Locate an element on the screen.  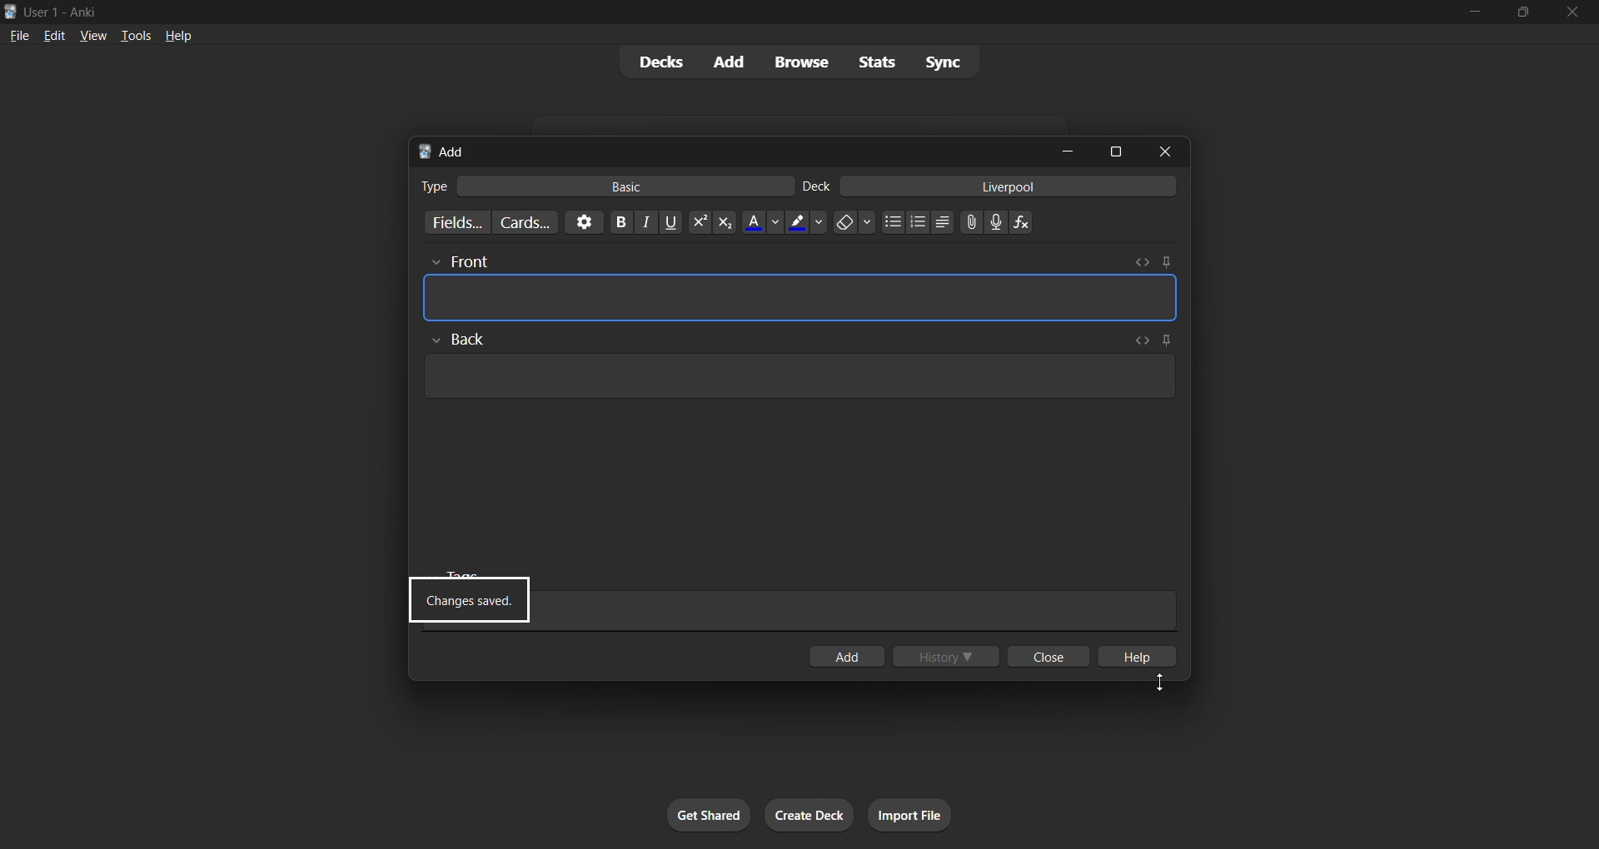
cards is located at coordinates (522, 222).